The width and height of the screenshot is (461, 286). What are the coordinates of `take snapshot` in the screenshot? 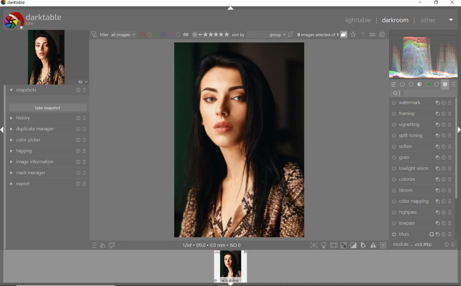 It's located at (47, 108).